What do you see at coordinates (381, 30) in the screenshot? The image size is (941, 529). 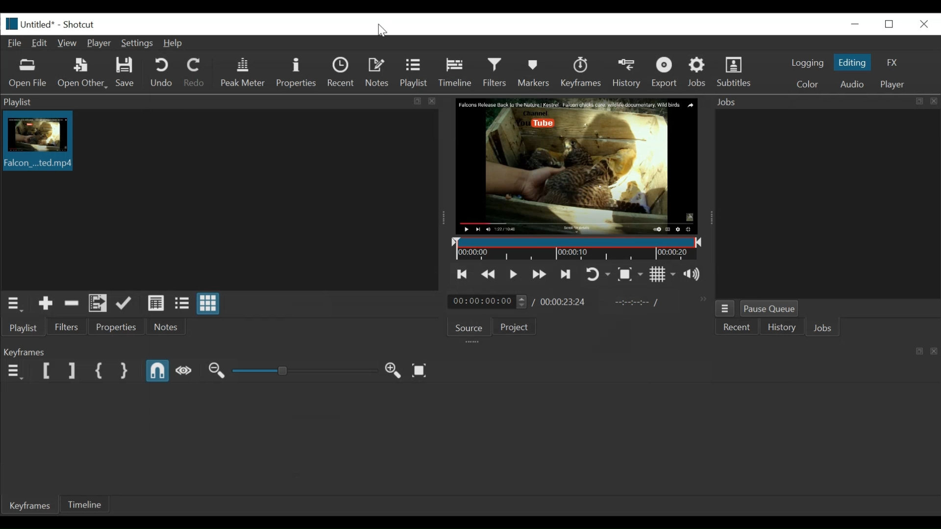 I see `Cursor` at bounding box center [381, 30].